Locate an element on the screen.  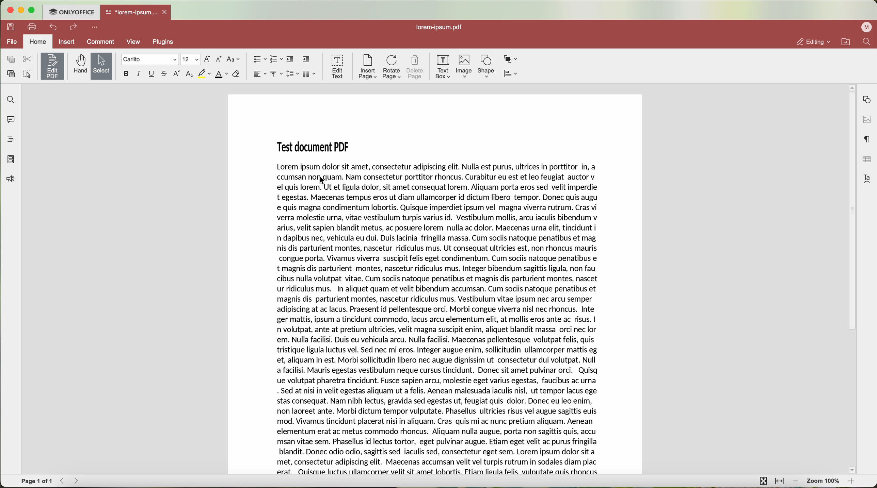
arrange shape is located at coordinates (510, 58).